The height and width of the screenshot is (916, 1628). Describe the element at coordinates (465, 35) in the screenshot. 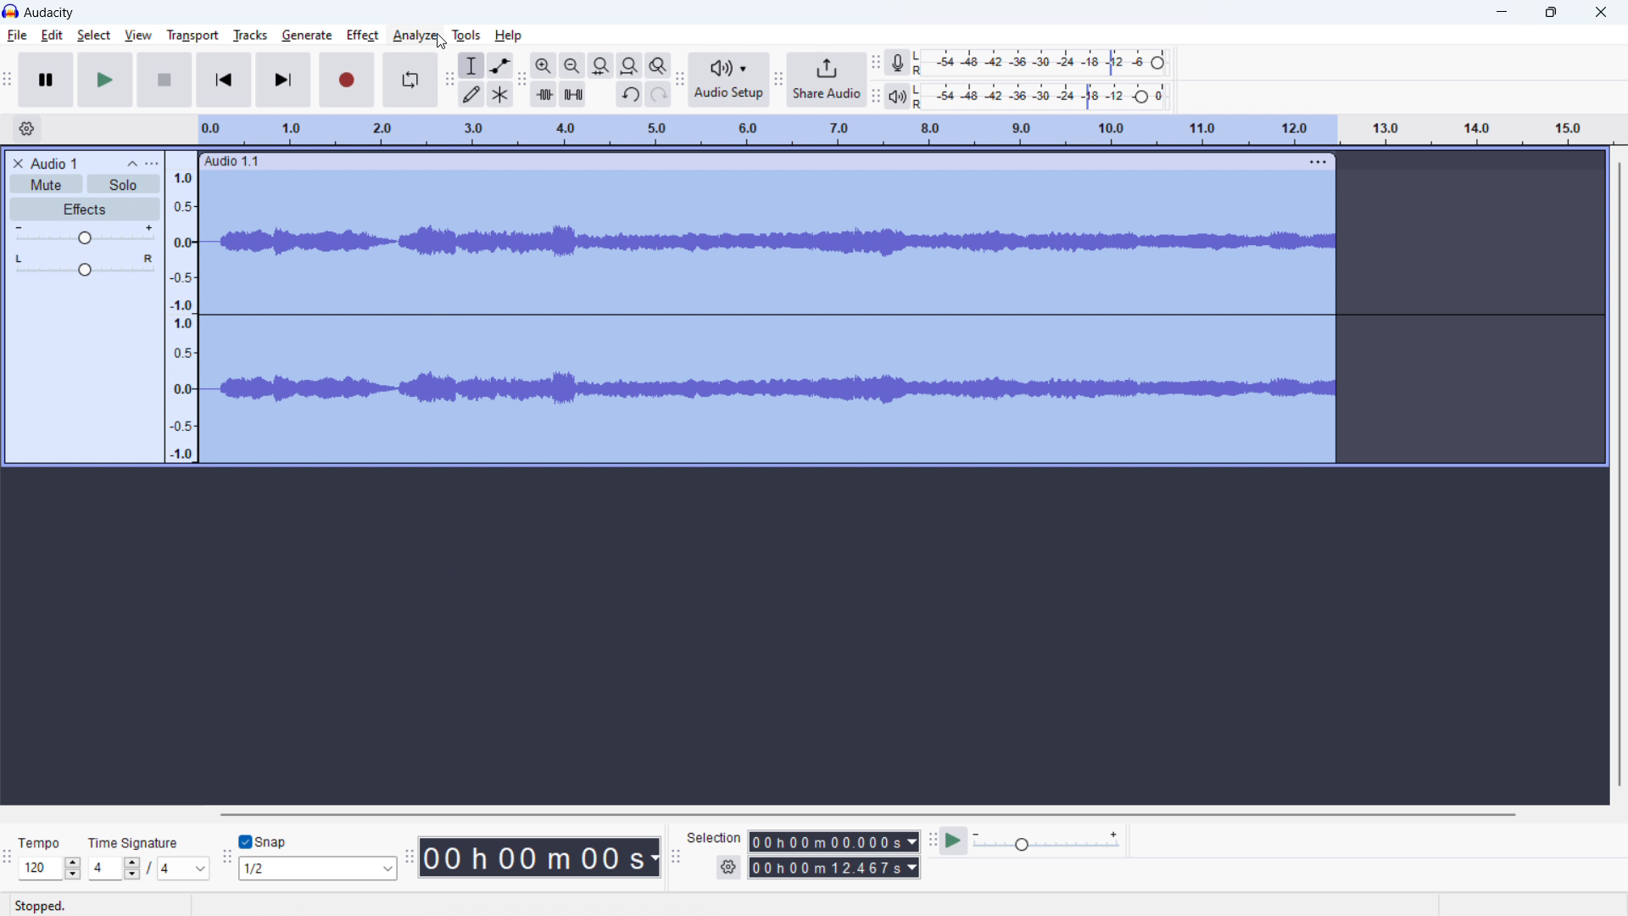

I see `tools` at that location.